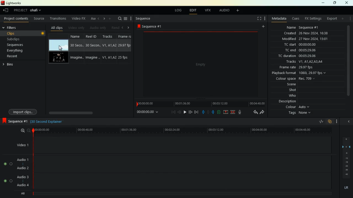 The height and width of the screenshot is (198, 353). Describe the element at coordinates (98, 19) in the screenshot. I see `left` at that location.